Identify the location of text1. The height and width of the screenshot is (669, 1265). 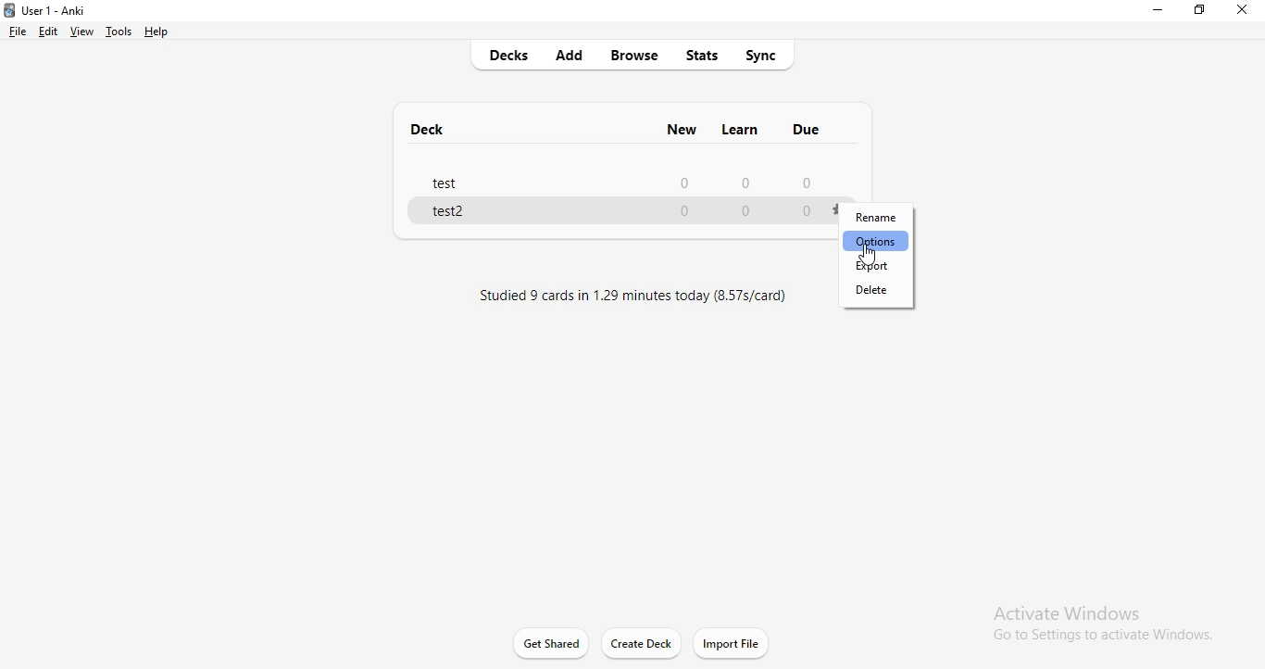
(650, 300).